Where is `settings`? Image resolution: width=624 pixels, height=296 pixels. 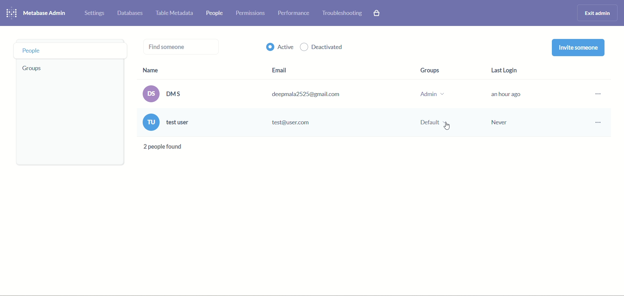
settings is located at coordinates (95, 14).